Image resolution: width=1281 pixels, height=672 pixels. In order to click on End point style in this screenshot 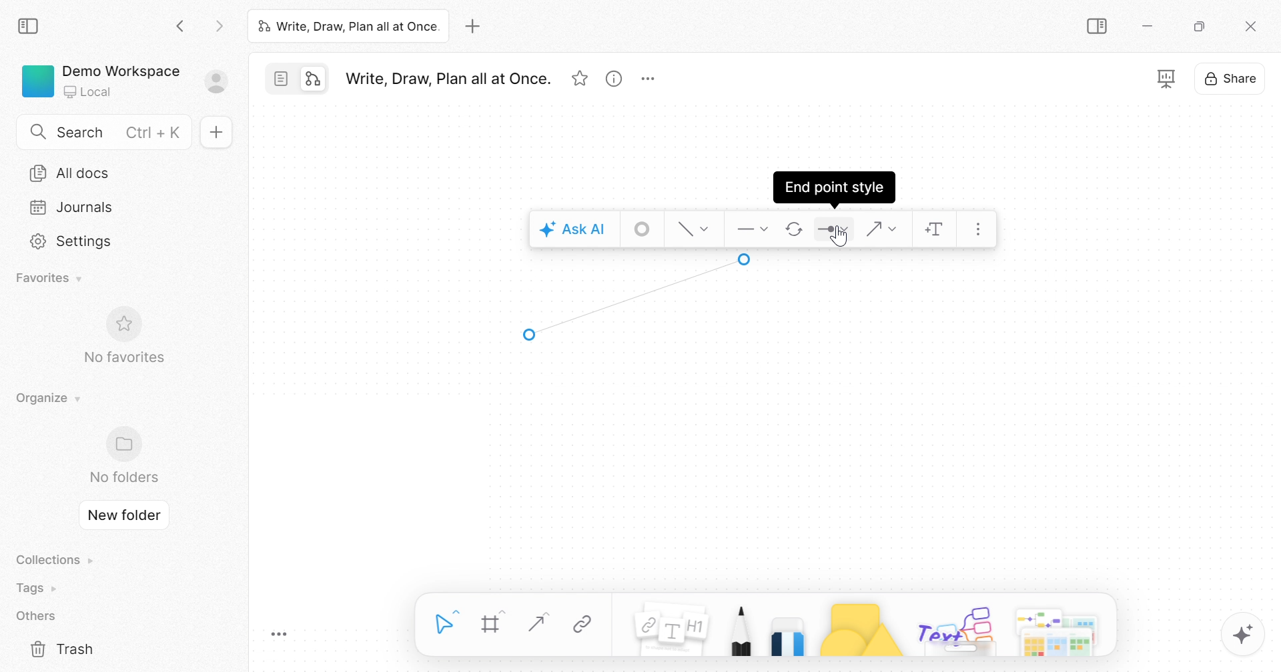, I will do `click(833, 232)`.